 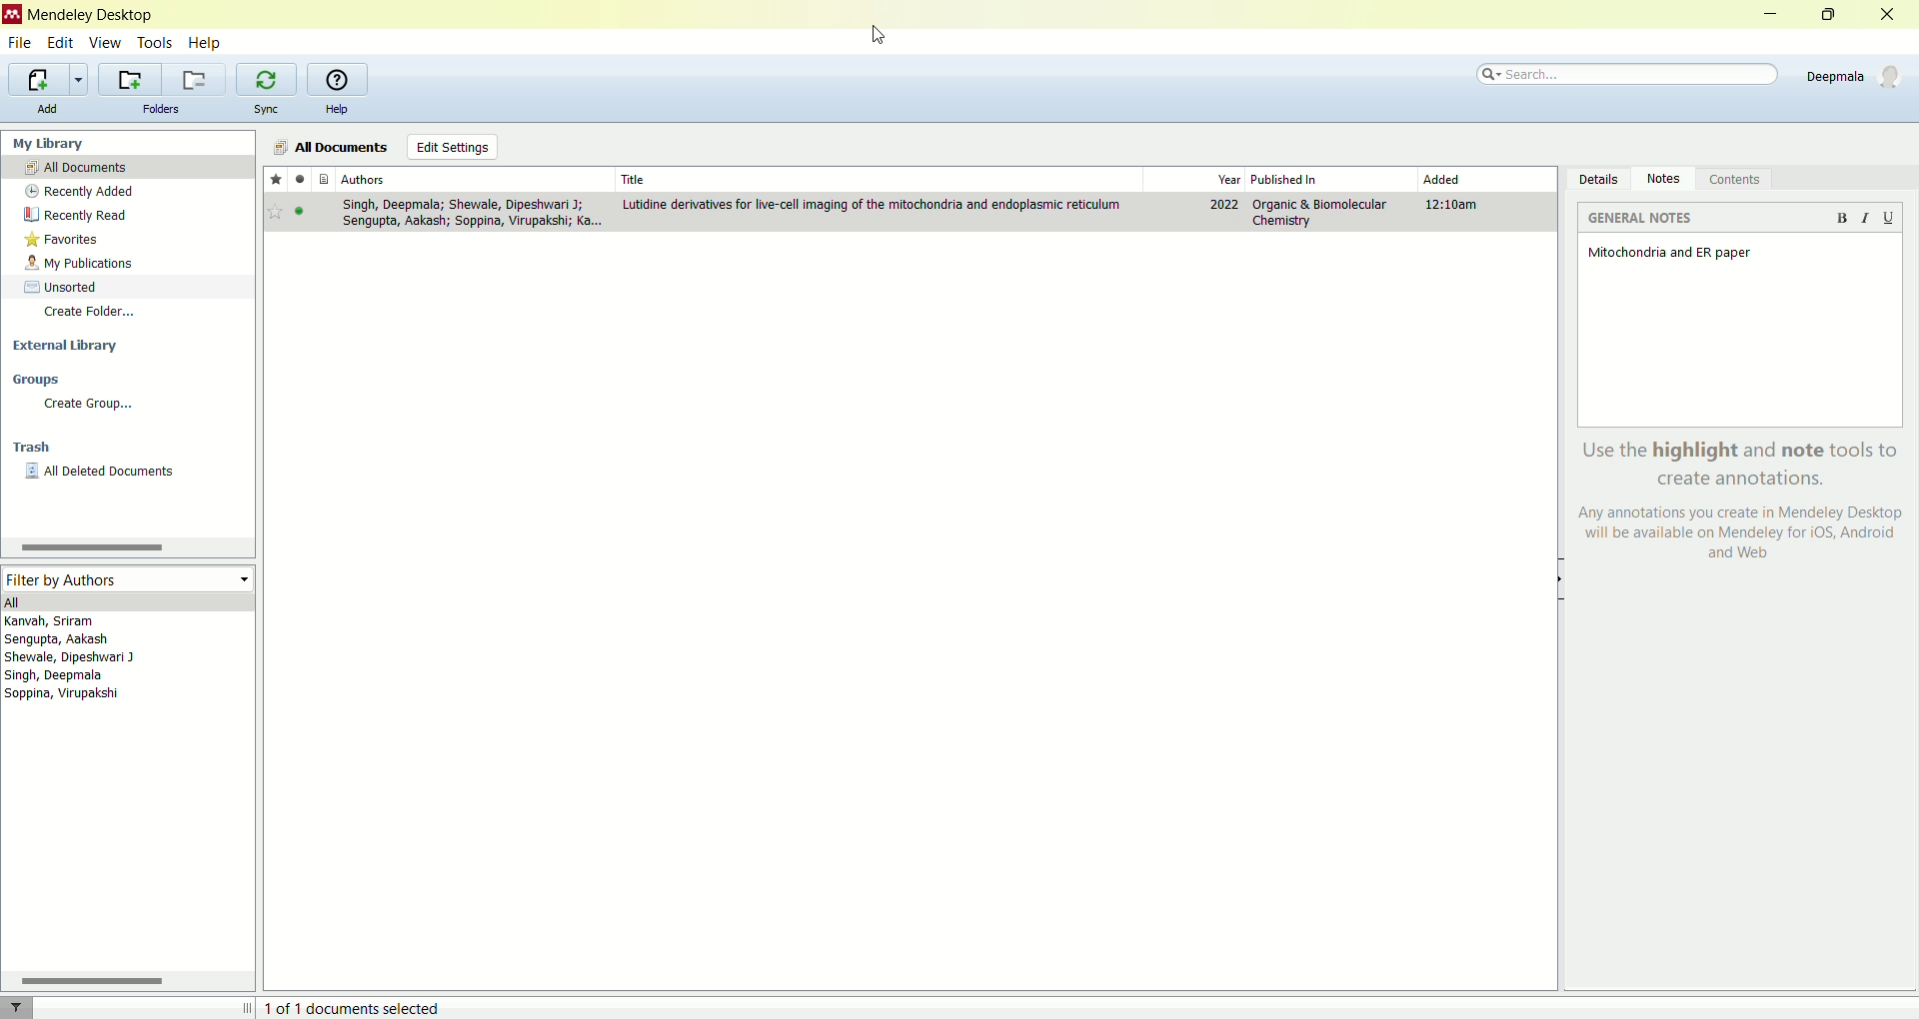 I want to click on underline, so click(x=1888, y=218).